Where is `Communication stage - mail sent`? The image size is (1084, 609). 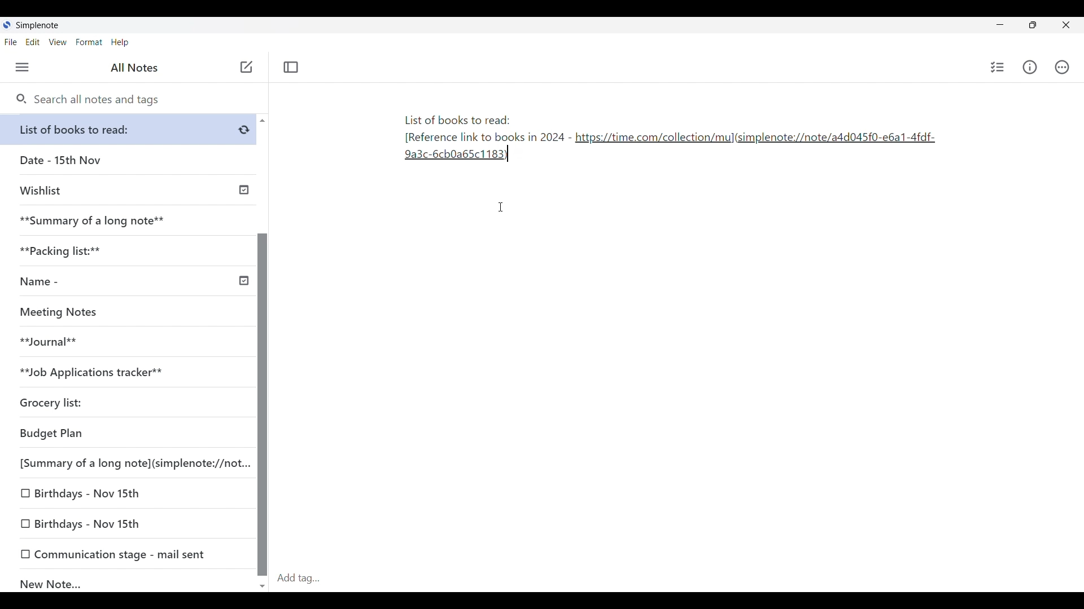 Communication stage - mail sent is located at coordinates (129, 554).